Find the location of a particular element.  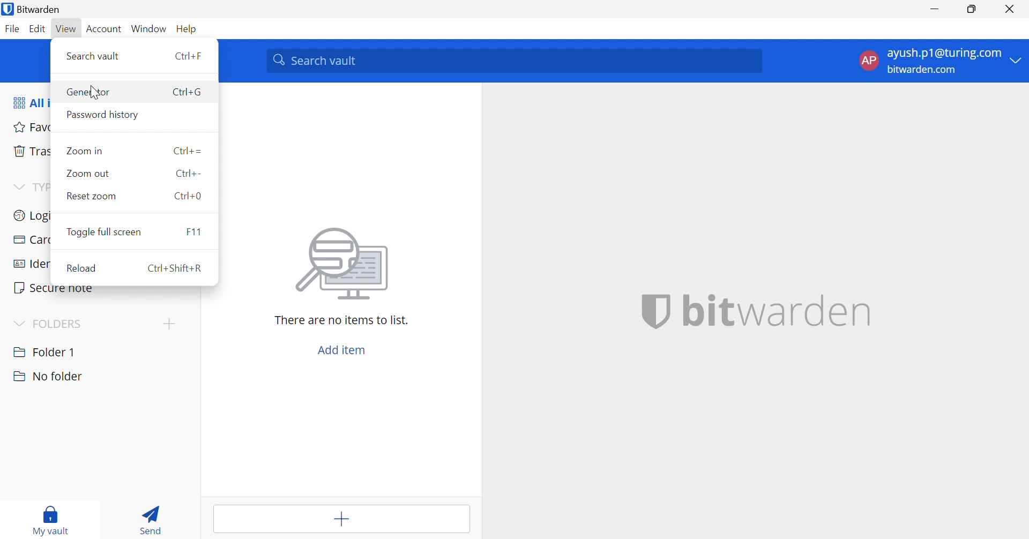

Help is located at coordinates (188, 29).